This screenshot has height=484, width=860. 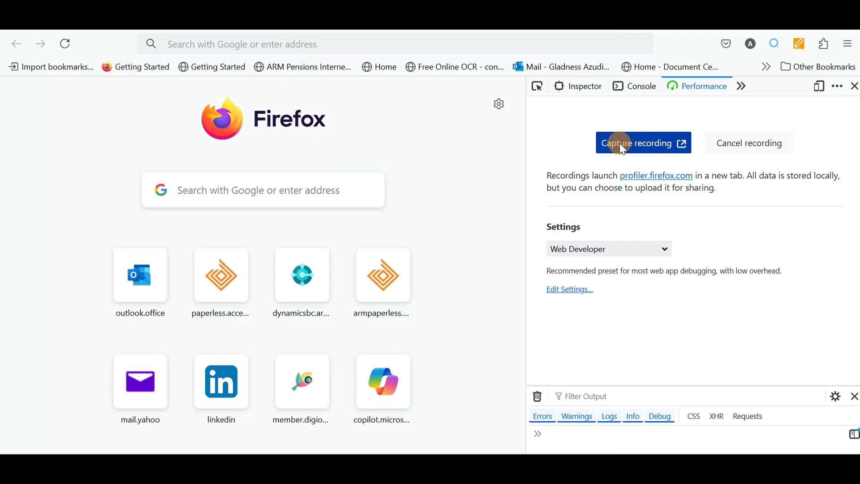 What do you see at coordinates (539, 397) in the screenshot?
I see `Clear web console output` at bounding box center [539, 397].